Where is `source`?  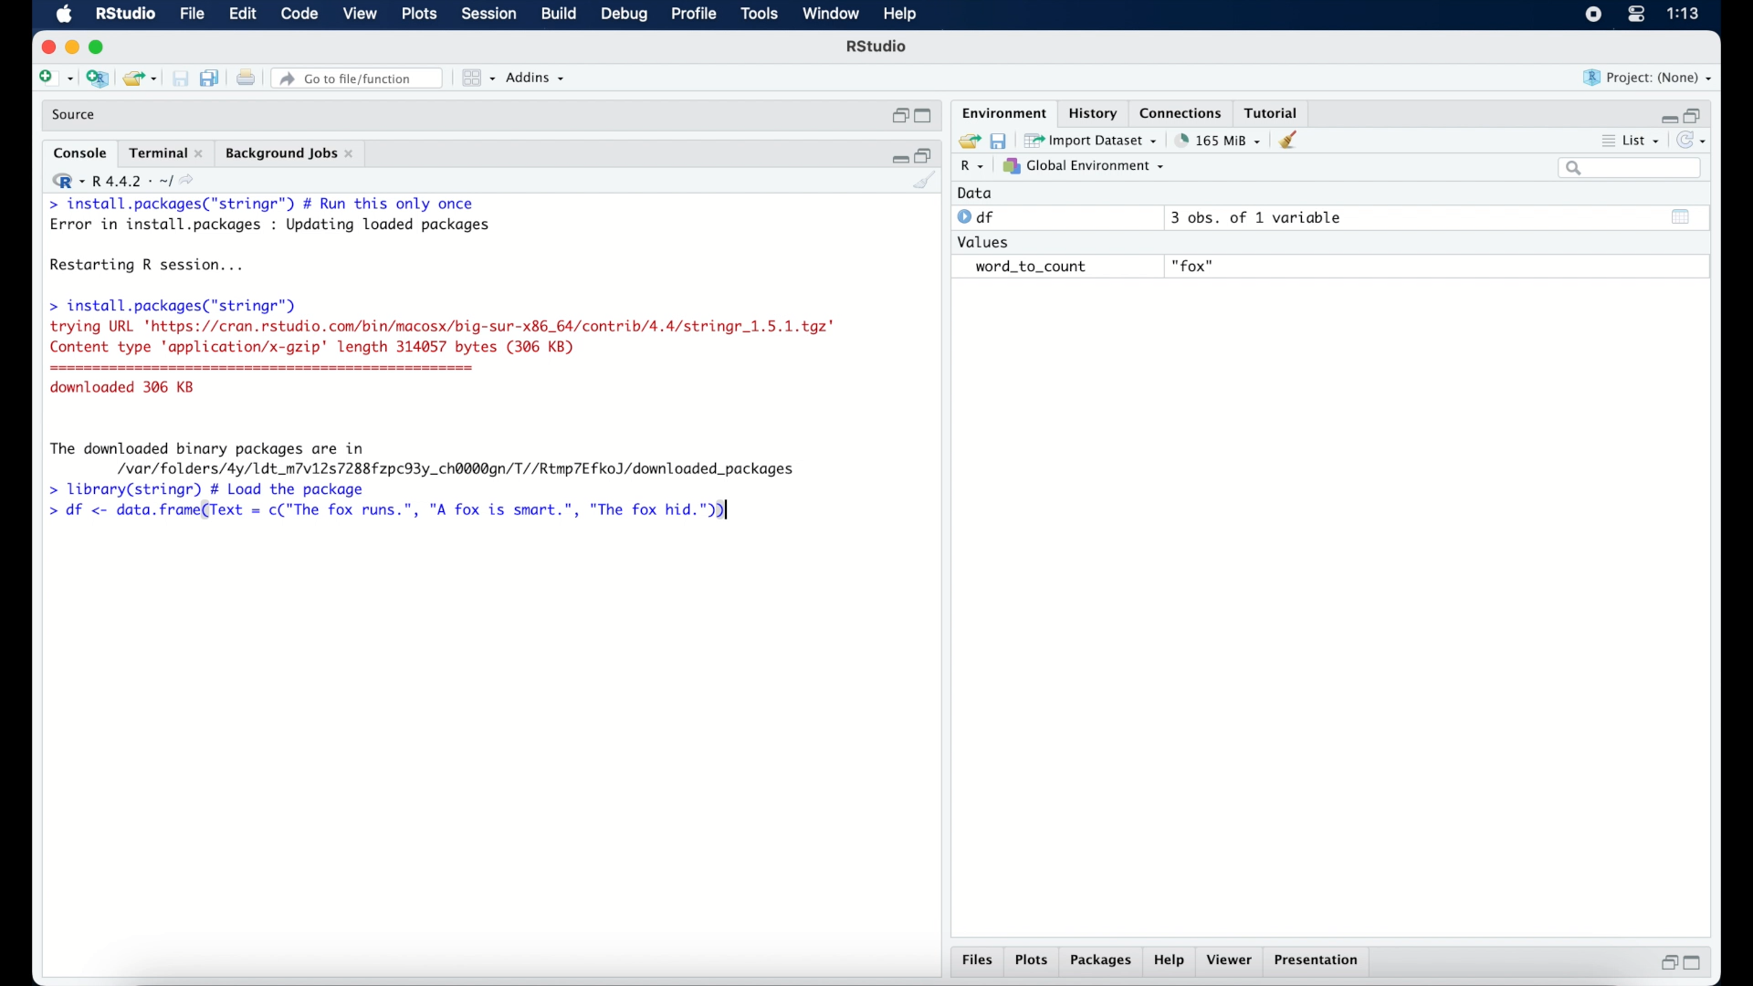 source is located at coordinates (76, 115).